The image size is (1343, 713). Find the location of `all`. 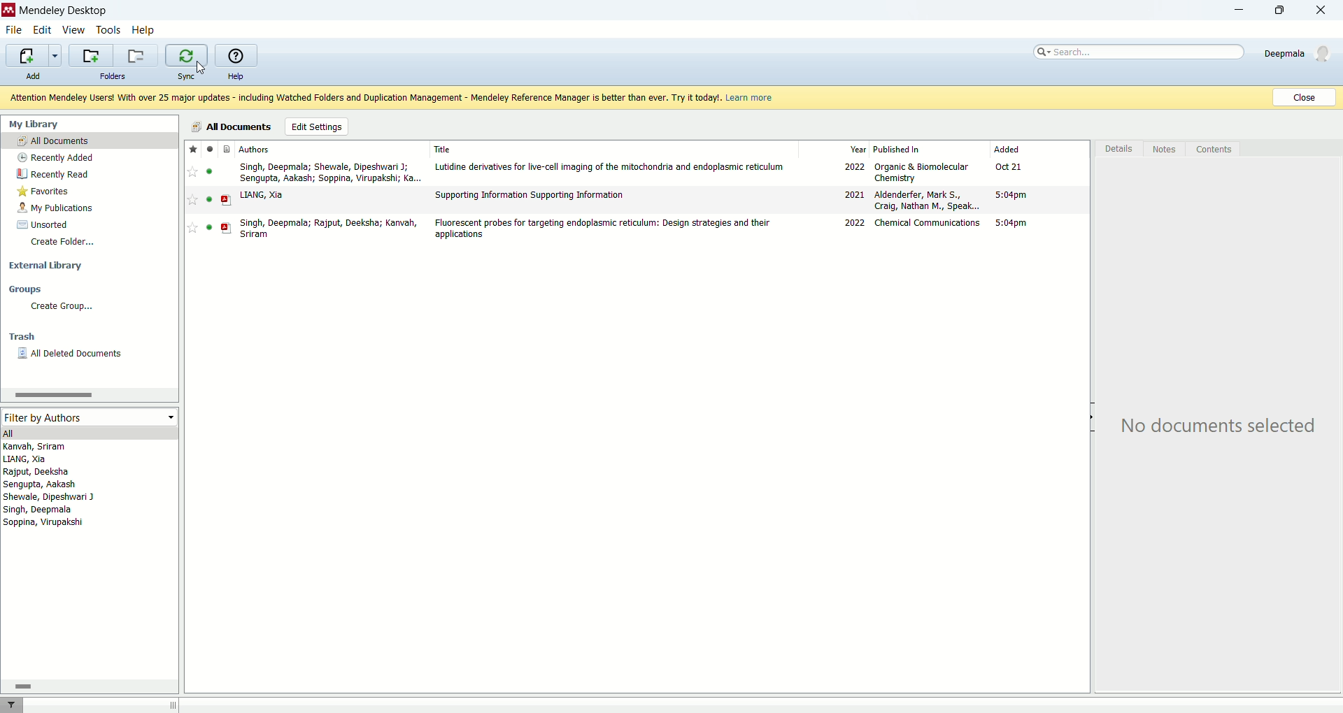

all is located at coordinates (90, 433).